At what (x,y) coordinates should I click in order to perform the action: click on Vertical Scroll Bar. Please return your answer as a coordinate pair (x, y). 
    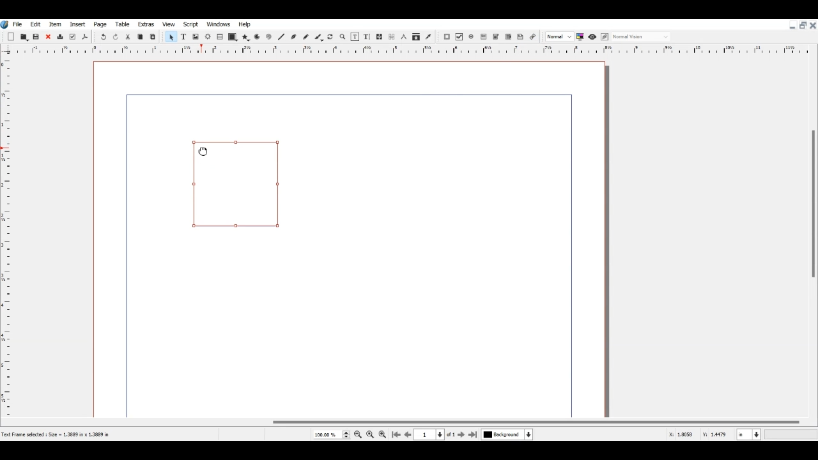
    Looking at the image, I should click on (812, 230).